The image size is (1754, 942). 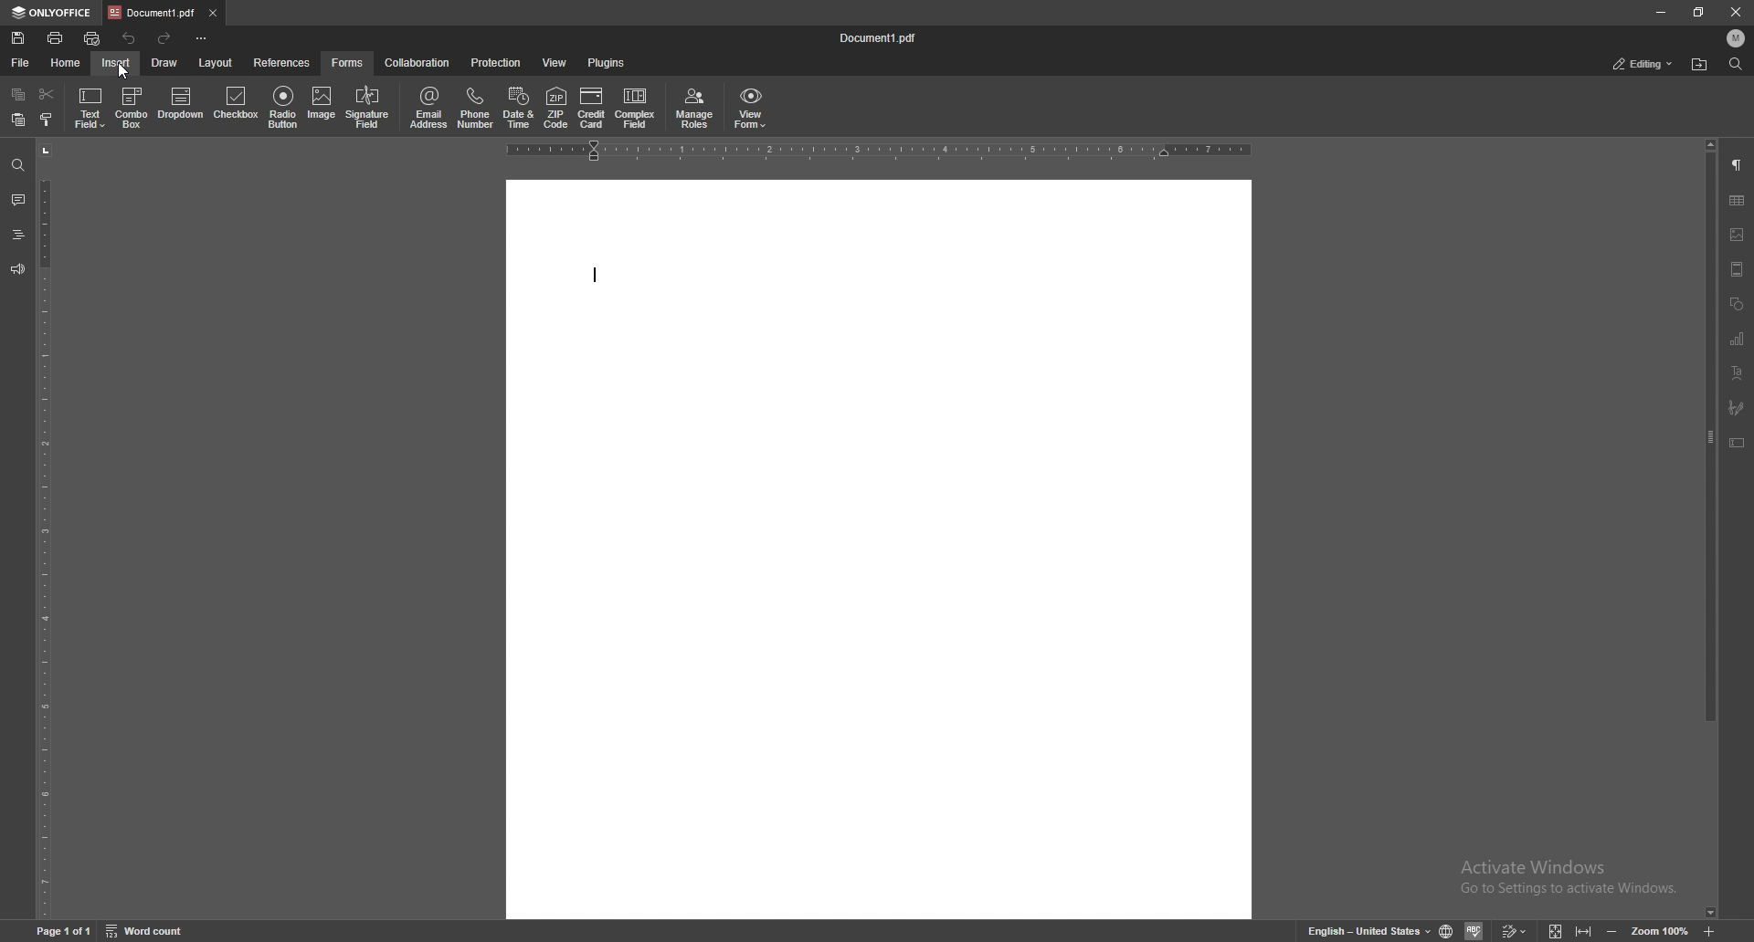 I want to click on checkbox, so click(x=235, y=106).